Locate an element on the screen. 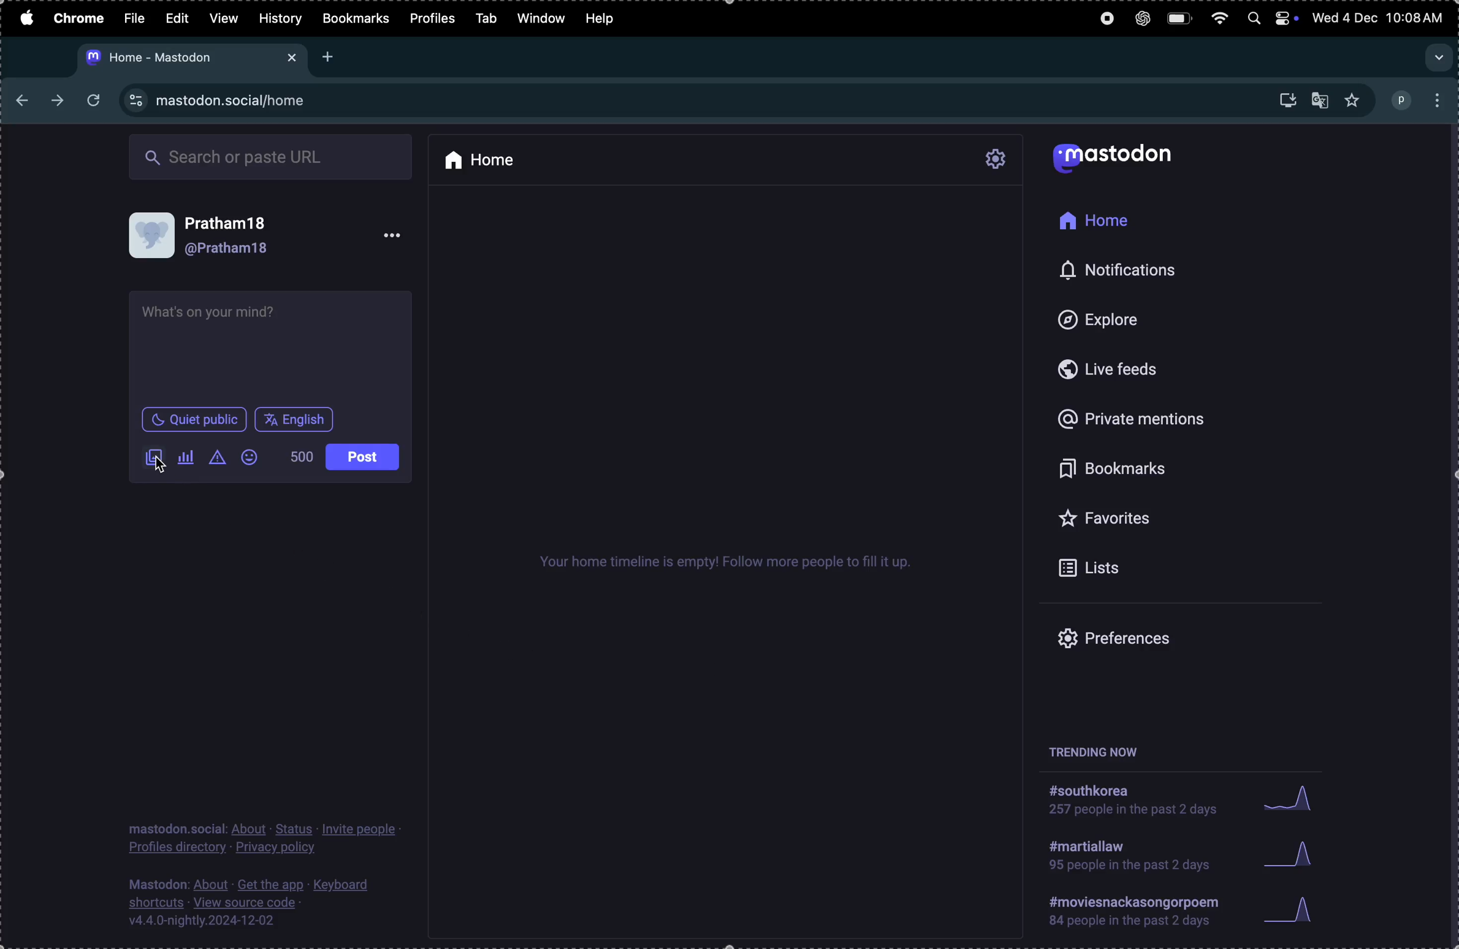 The height and width of the screenshot is (949, 1459). English is located at coordinates (294, 419).